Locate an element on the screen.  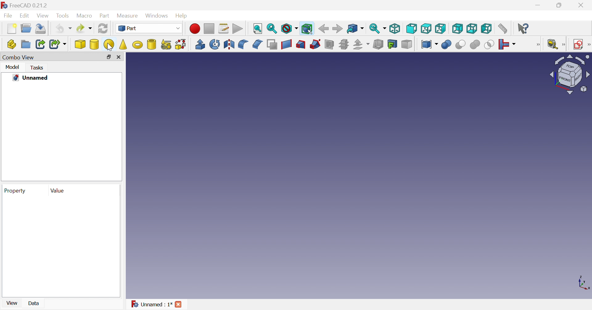
What's this? is located at coordinates (524, 28).